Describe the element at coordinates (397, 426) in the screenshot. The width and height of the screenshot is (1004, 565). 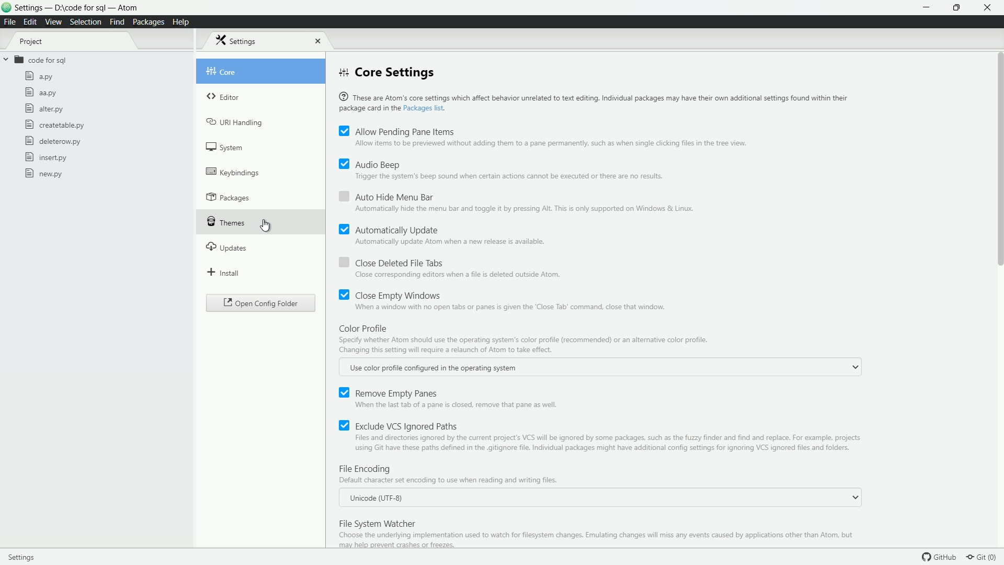
I see `exclude vcs ignored paths` at that location.